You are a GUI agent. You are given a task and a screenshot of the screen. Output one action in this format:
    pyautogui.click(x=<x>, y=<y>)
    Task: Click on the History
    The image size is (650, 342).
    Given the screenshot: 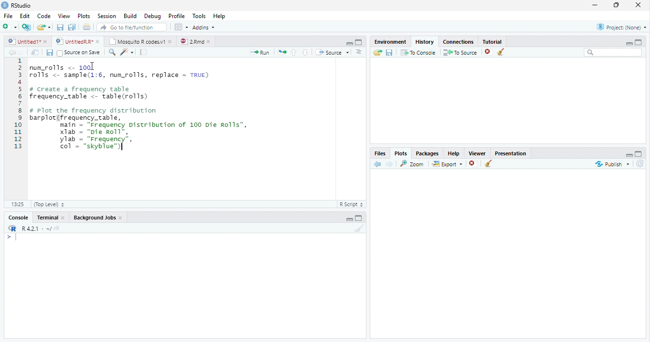 What is the action you would take?
    pyautogui.click(x=425, y=41)
    